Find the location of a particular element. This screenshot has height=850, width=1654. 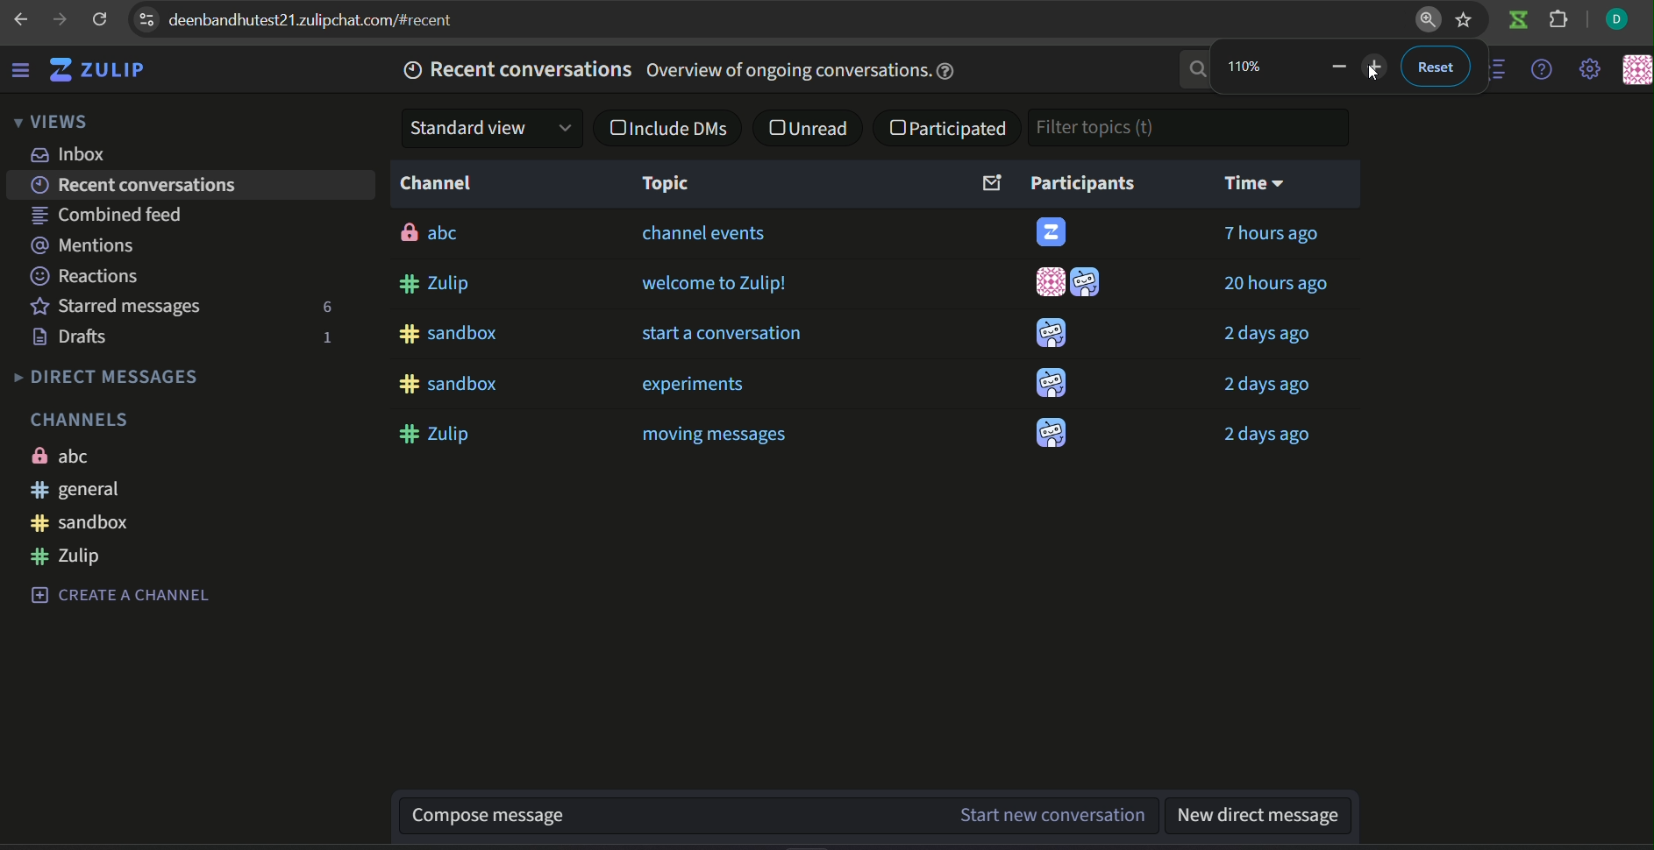

previous page is located at coordinates (23, 19).